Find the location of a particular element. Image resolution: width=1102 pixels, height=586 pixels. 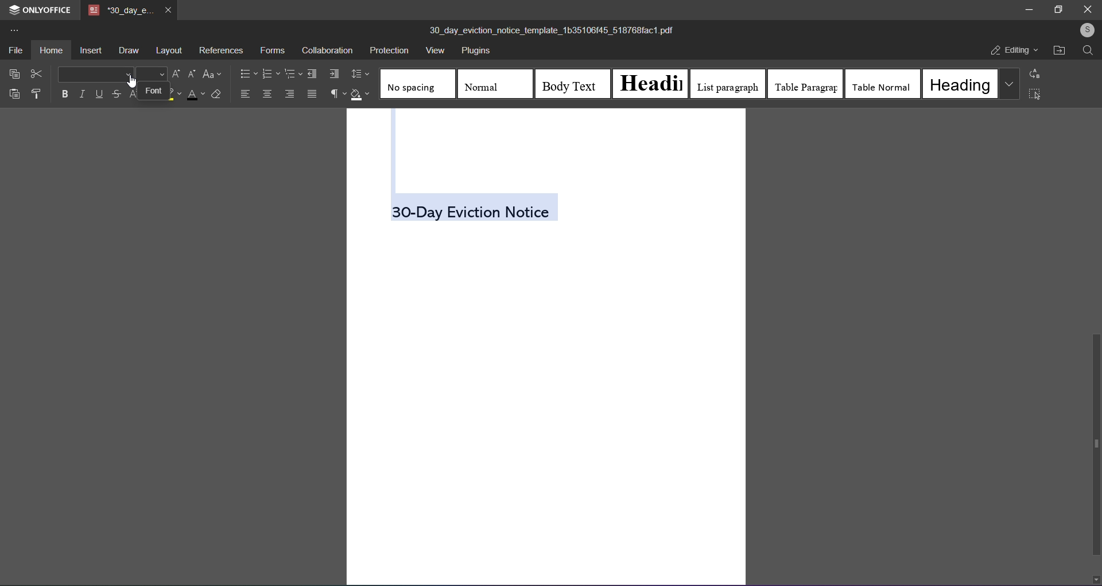

font color is located at coordinates (193, 95).